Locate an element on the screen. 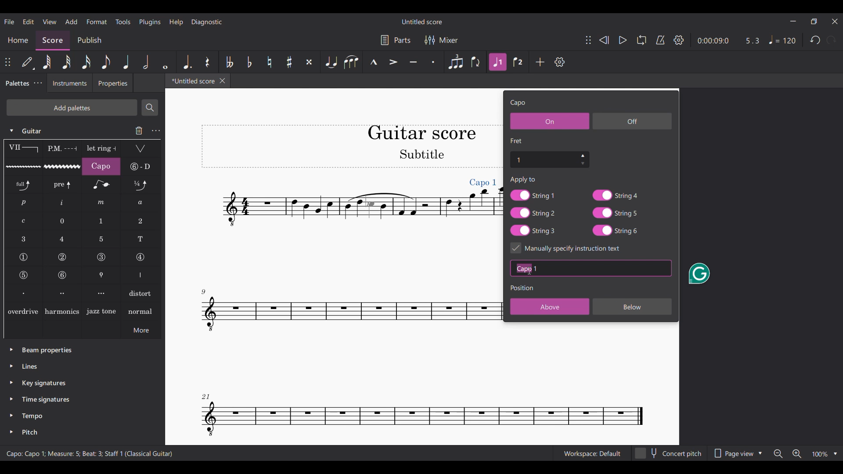 This screenshot has width=843, height=474. Tuplet is located at coordinates (455, 62).